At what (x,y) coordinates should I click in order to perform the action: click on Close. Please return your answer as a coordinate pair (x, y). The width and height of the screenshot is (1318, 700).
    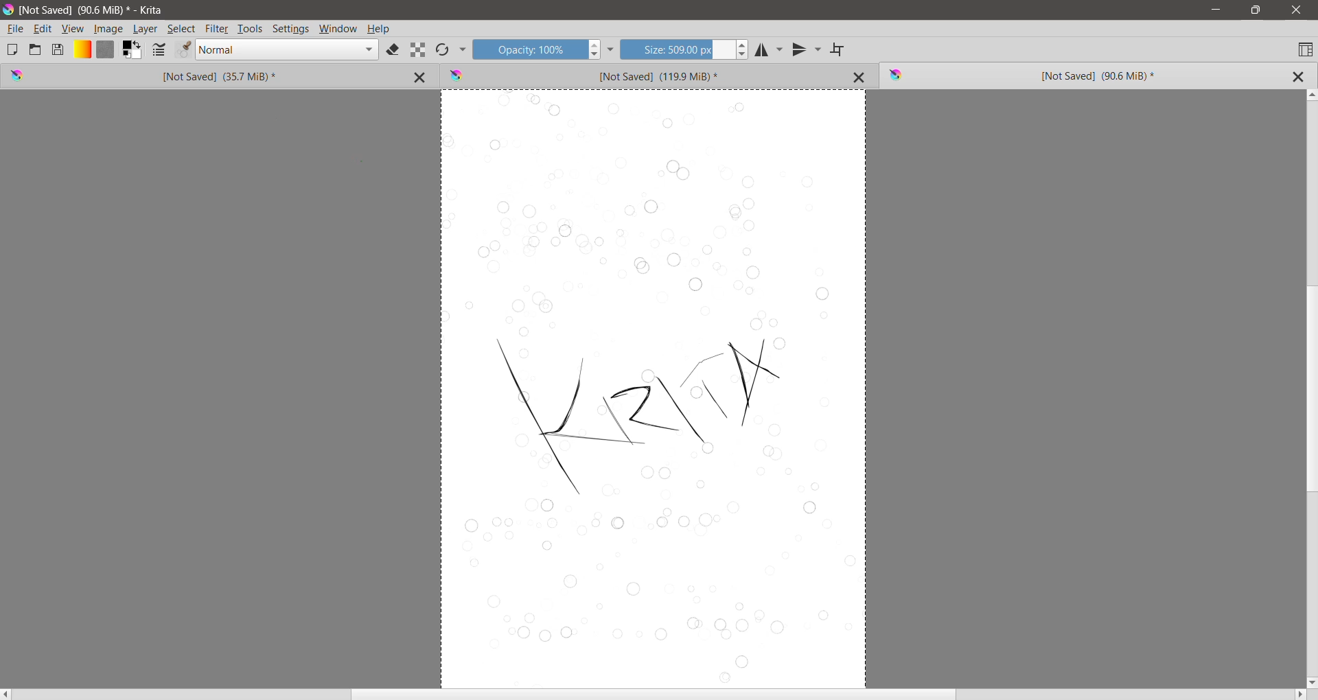
    Looking at the image, I should click on (1297, 10).